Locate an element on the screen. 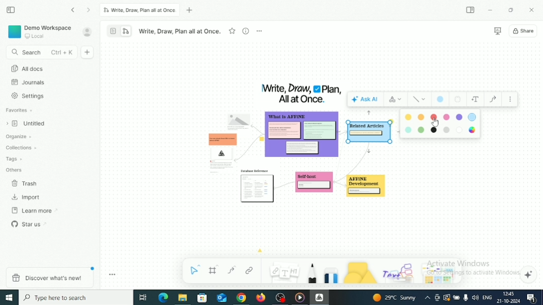 The width and height of the screenshot is (543, 305). Cursor is located at coordinates (435, 123).